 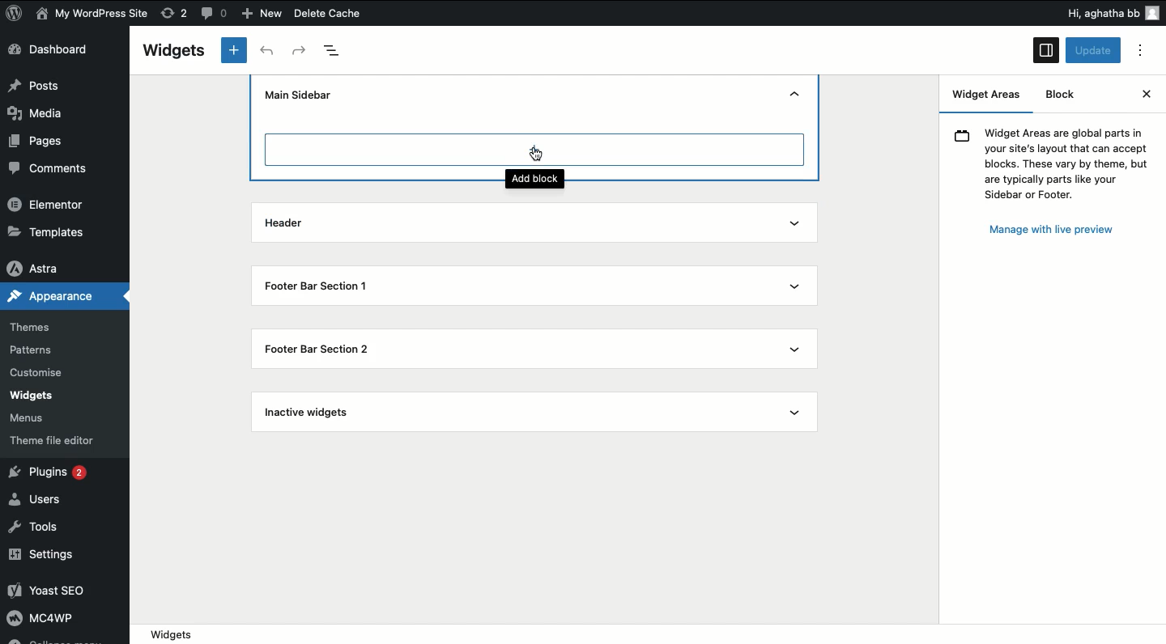 I want to click on Widget areas, so click(x=990, y=97).